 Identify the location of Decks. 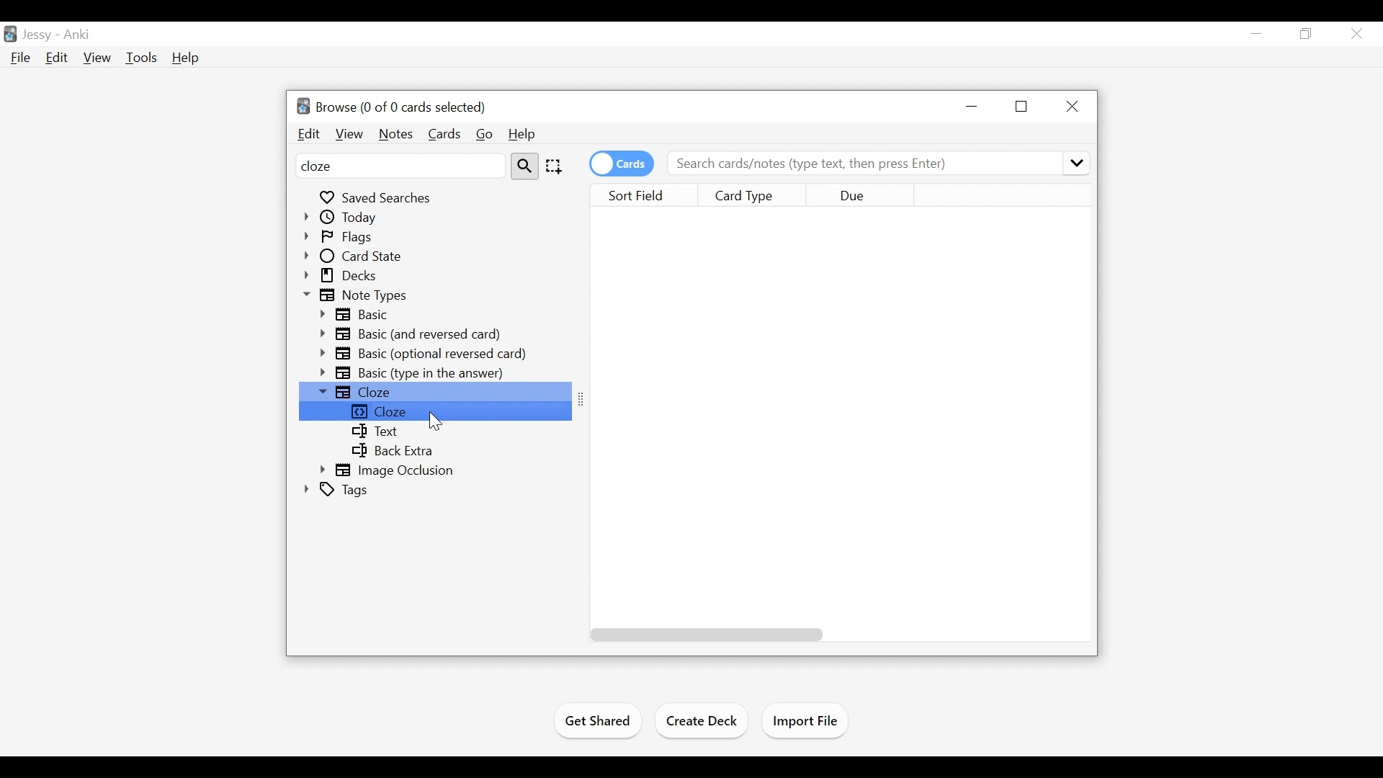
(343, 276).